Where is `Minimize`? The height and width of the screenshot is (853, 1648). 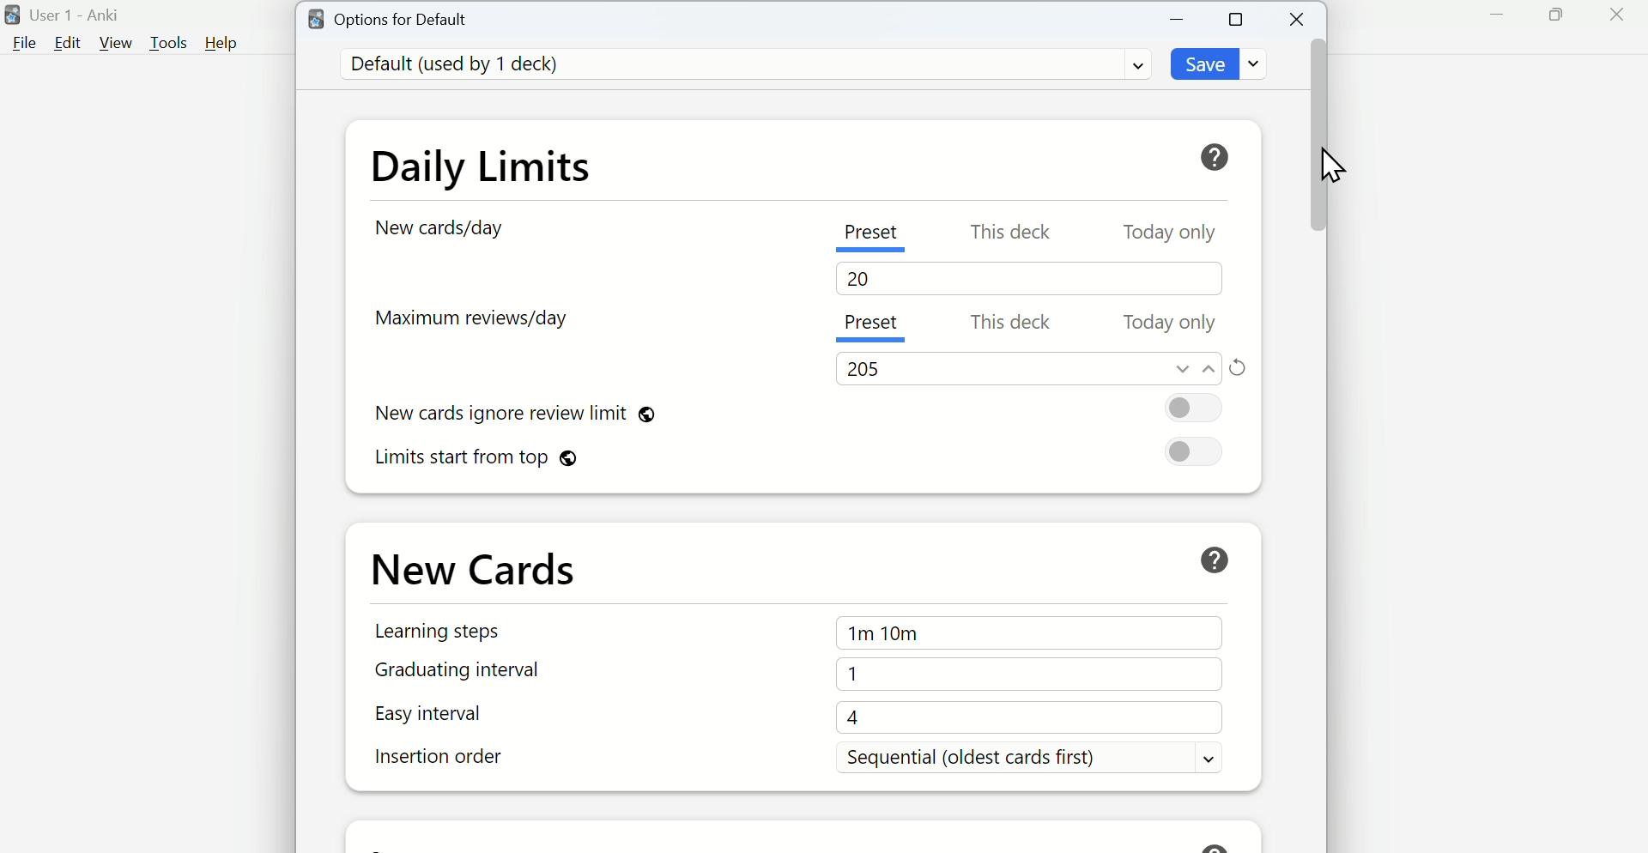 Minimize is located at coordinates (1498, 15).